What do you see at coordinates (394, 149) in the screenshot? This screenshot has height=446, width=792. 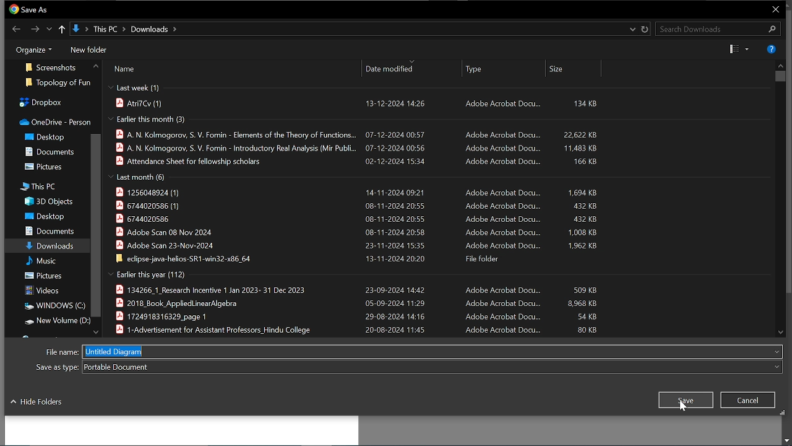 I see `07-12-2024 00:56` at bounding box center [394, 149].